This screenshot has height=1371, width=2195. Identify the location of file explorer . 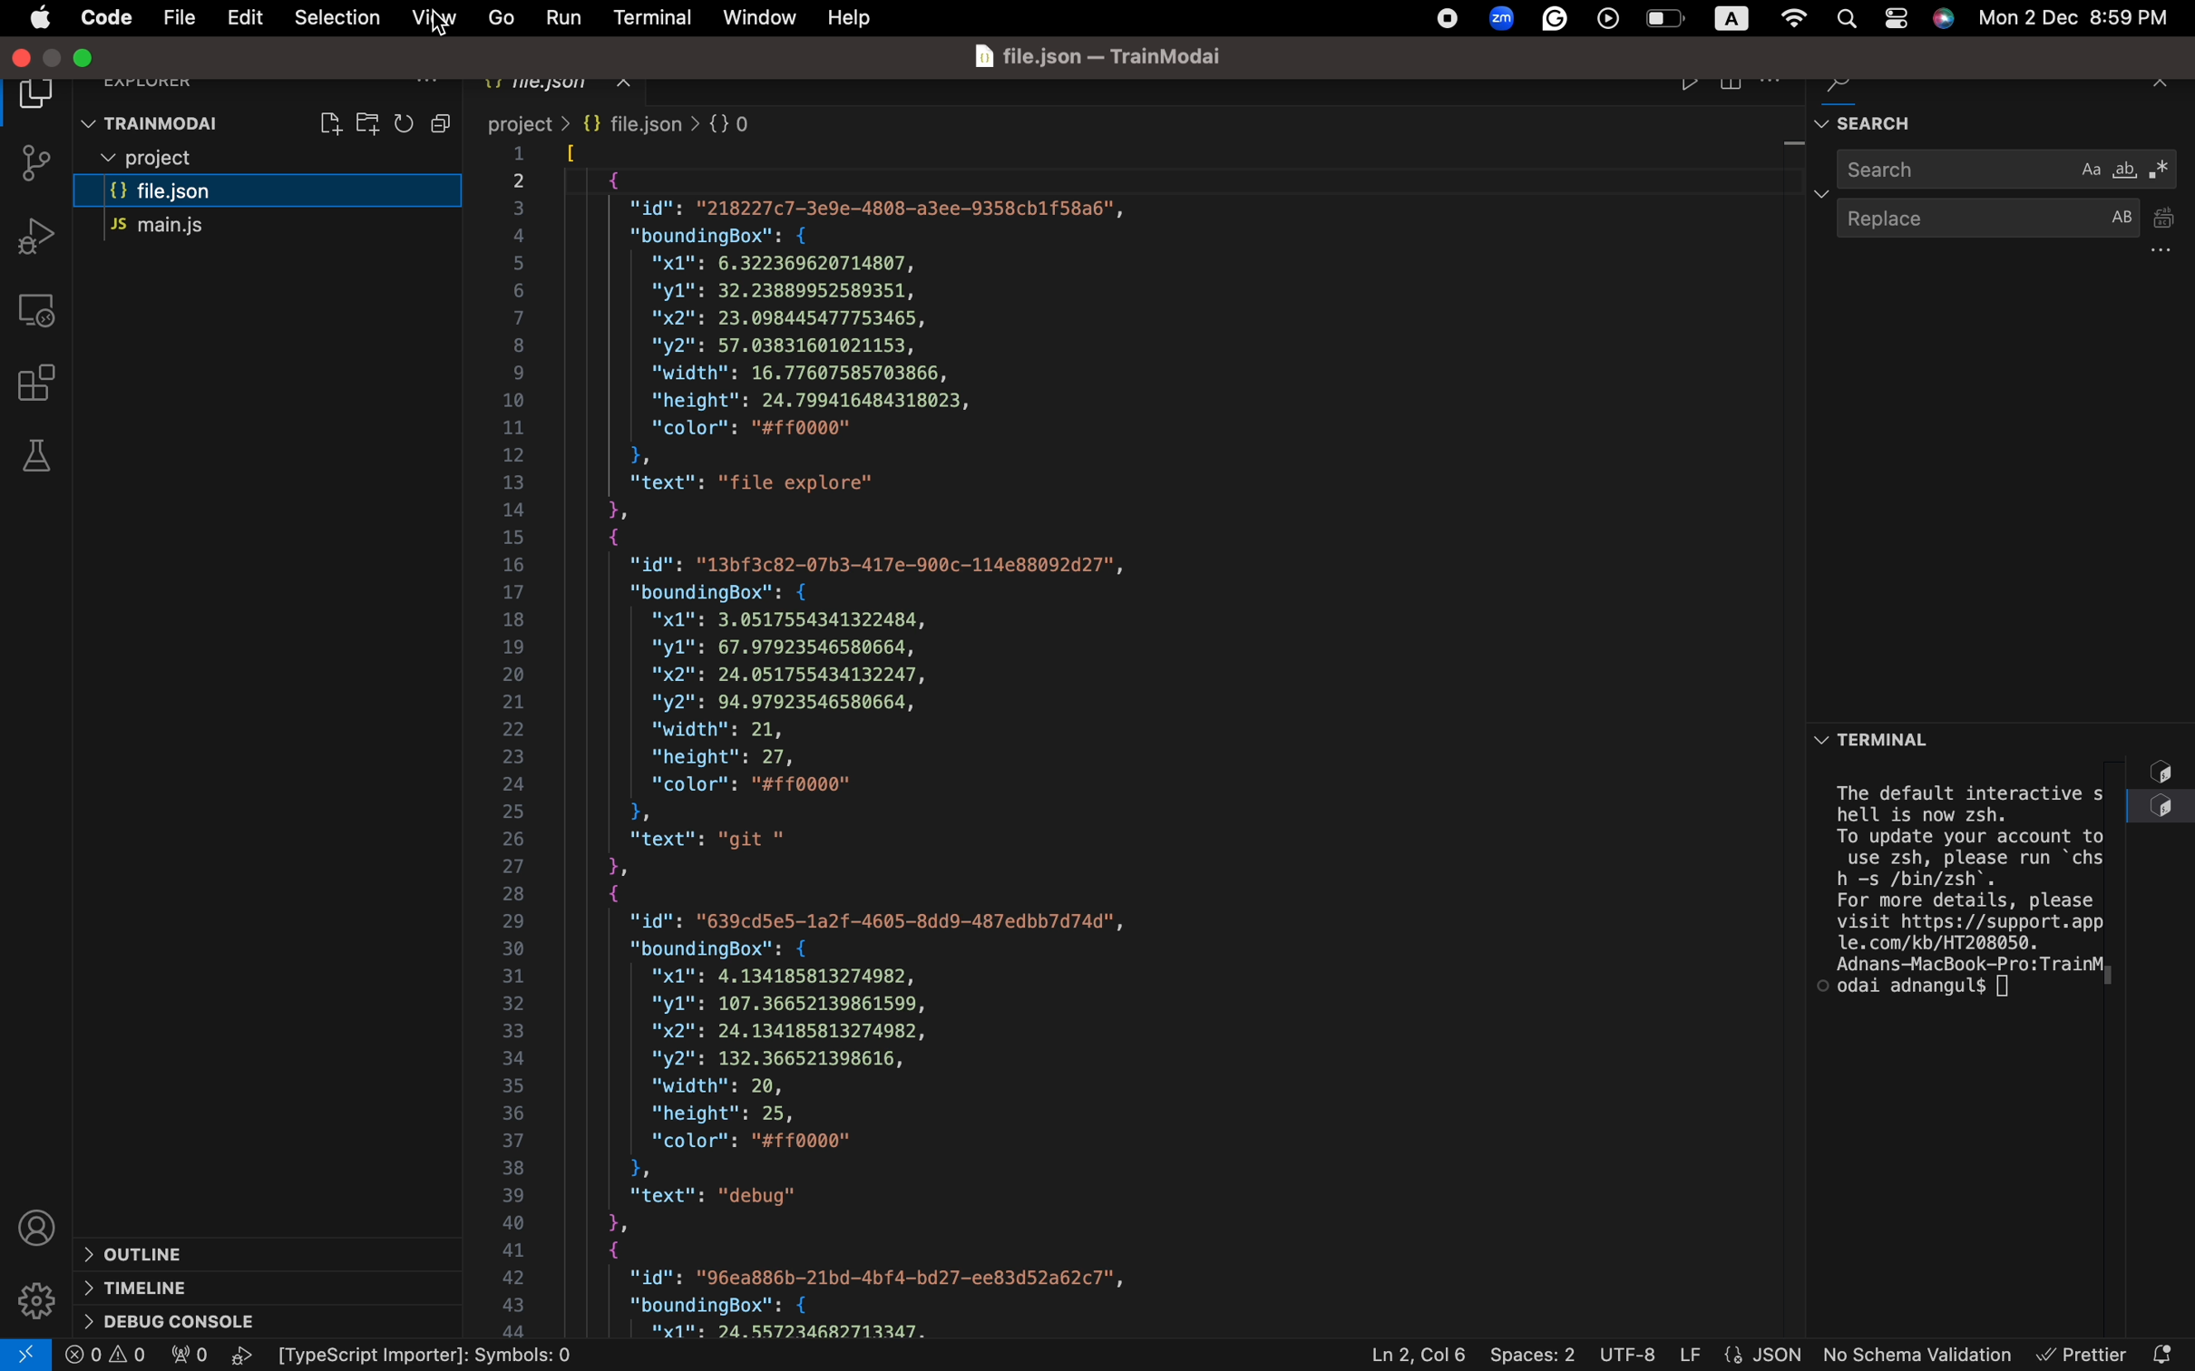
(37, 93).